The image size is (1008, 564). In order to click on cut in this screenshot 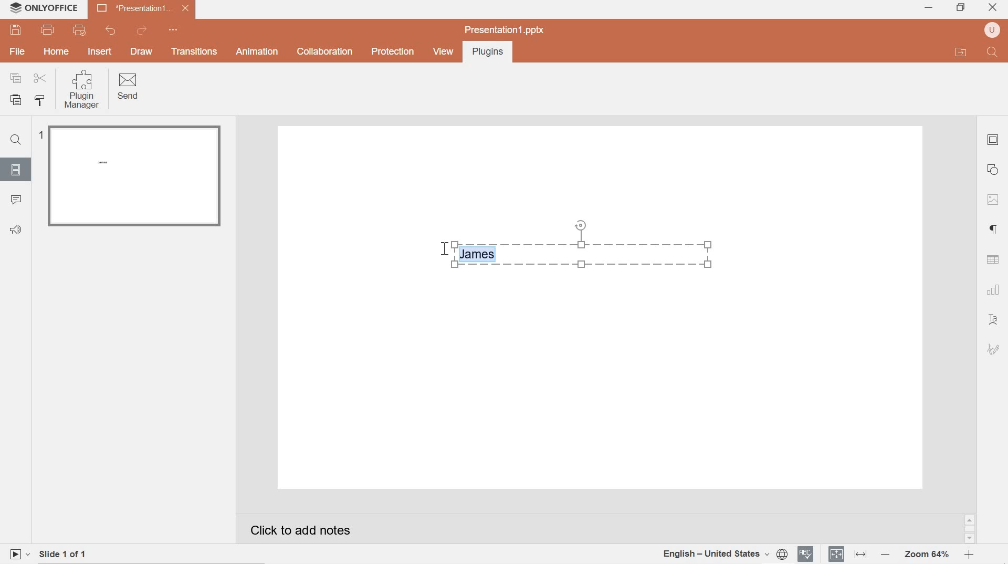, I will do `click(40, 78)`.